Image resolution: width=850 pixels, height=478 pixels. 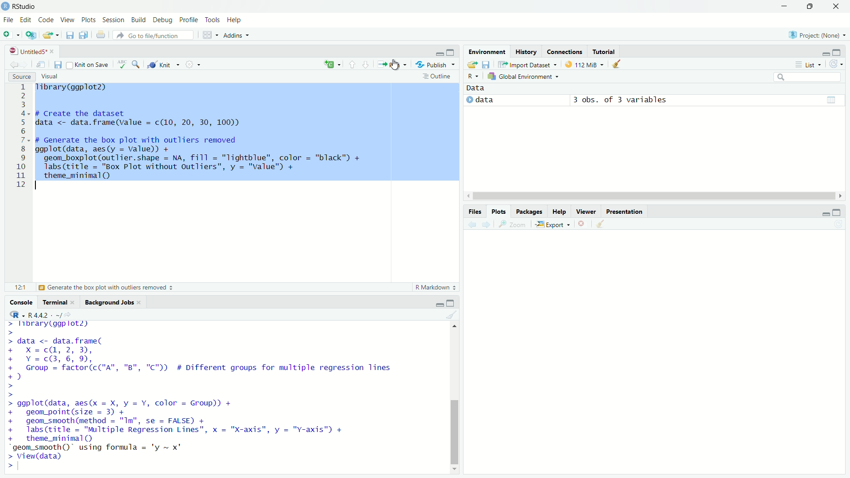 I want to click on scroll bar, so click(x=454, y=396).